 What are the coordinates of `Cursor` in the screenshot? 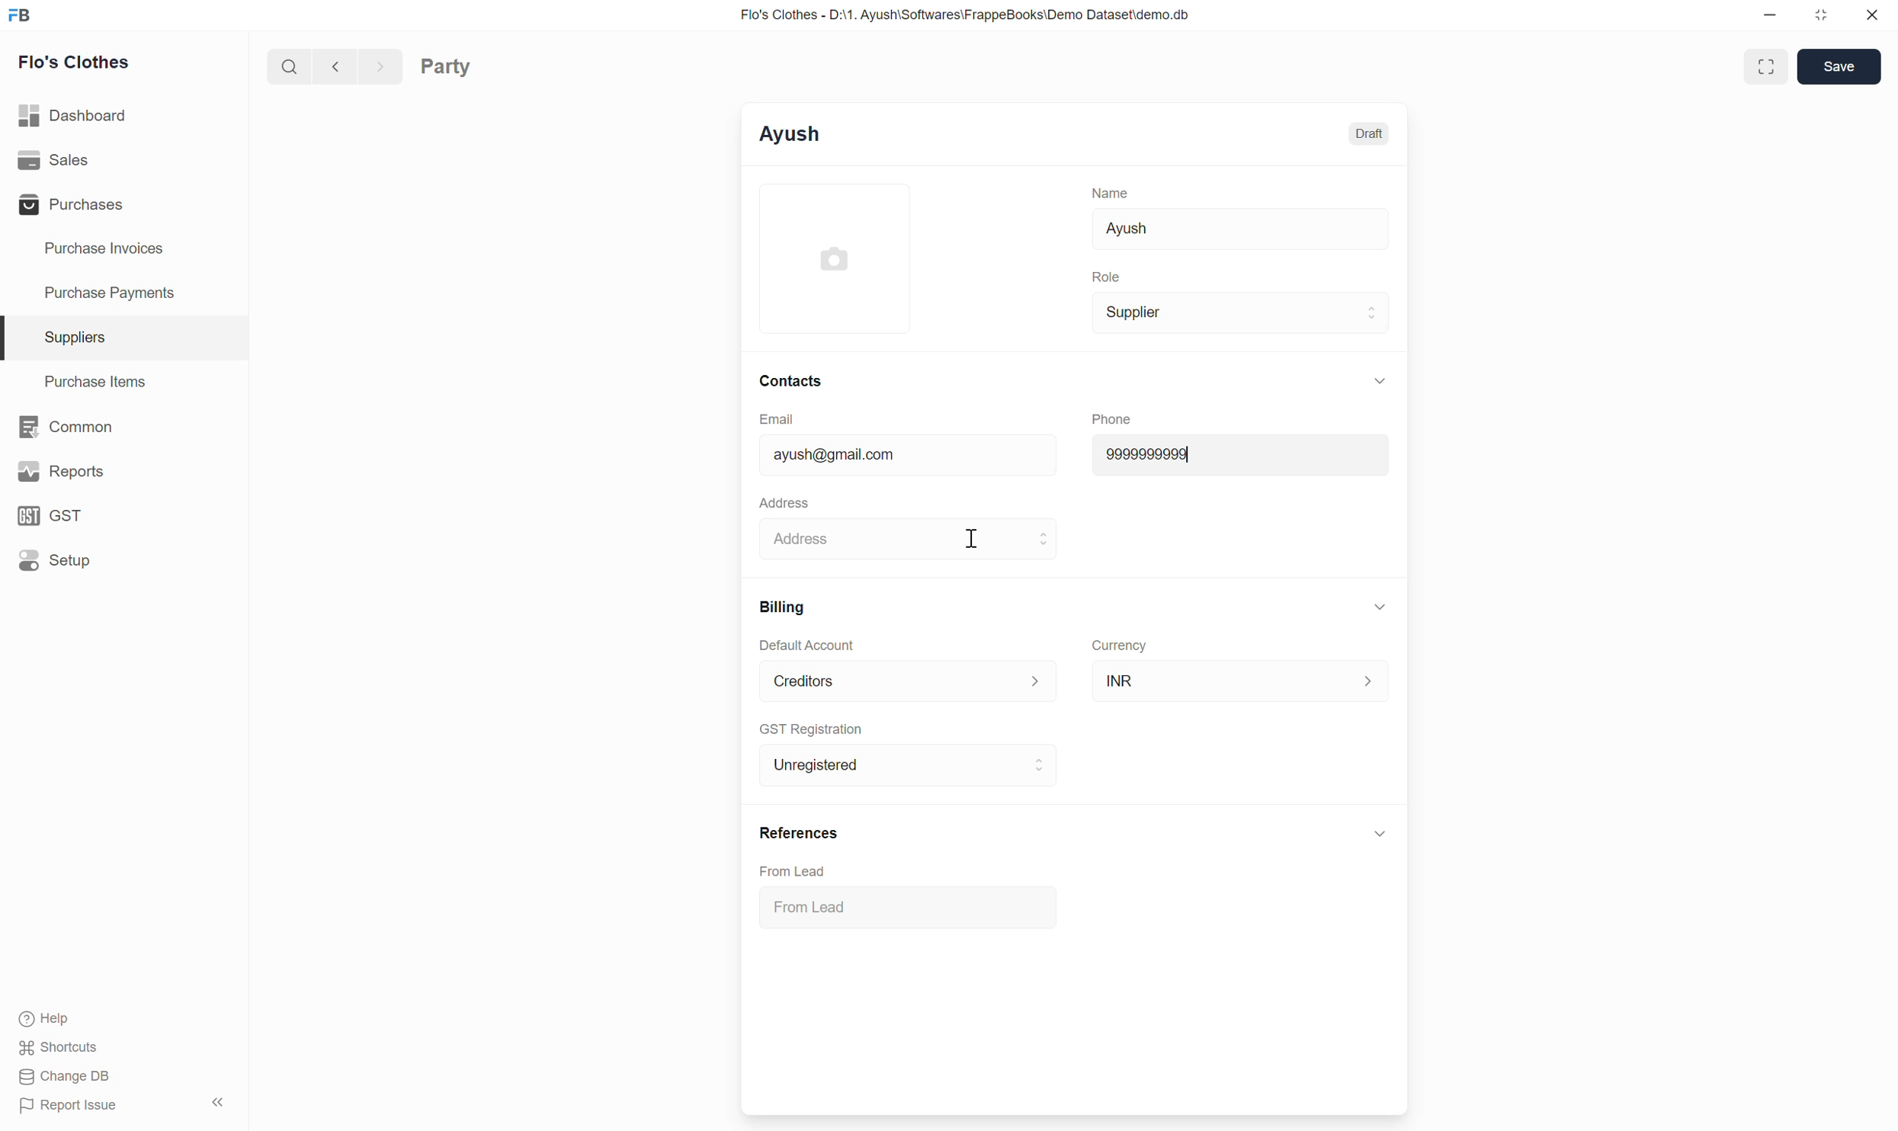 It's located at (972, 538).